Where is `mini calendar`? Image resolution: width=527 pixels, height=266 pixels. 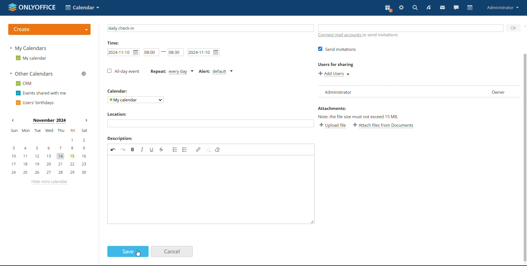 mini calendar is located at coordinates (49, 151).